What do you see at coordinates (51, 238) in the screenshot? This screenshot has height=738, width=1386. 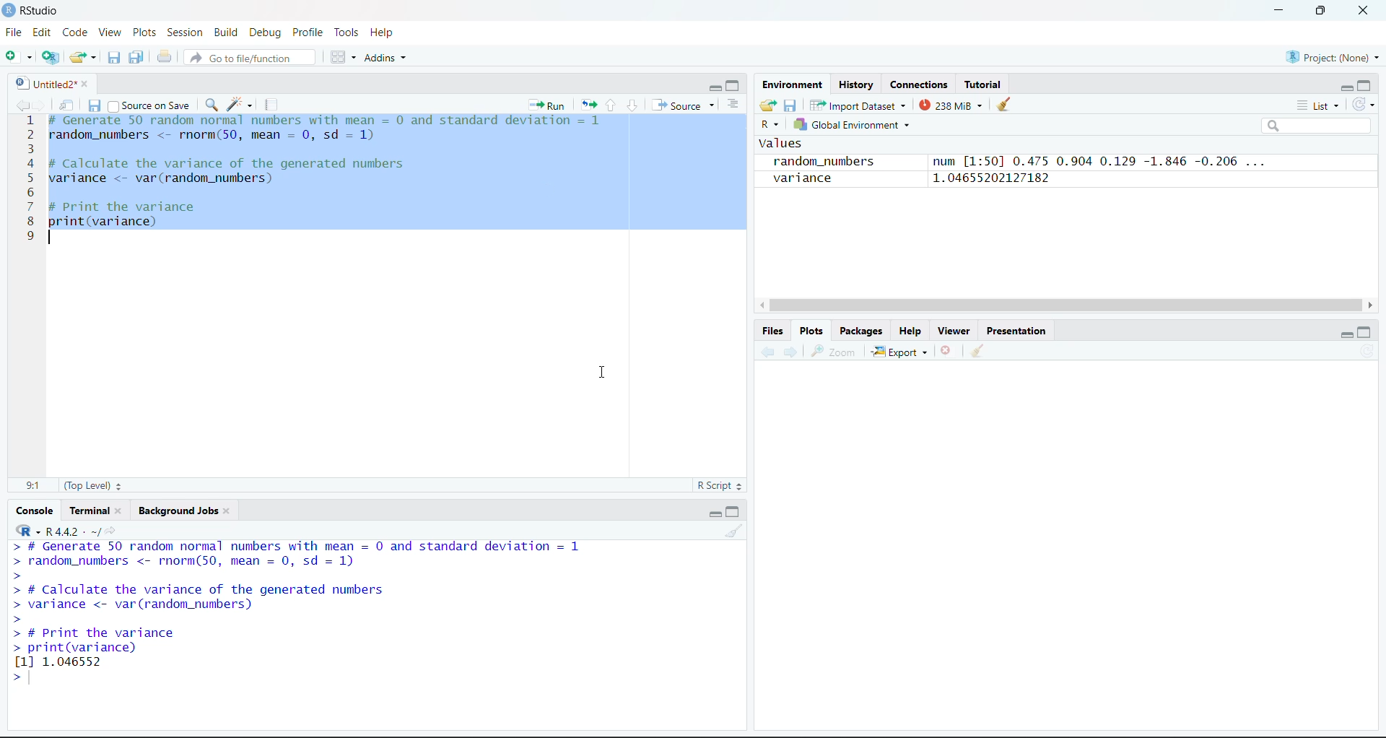 I see `typing cursor` at bounding box center [51, 238].